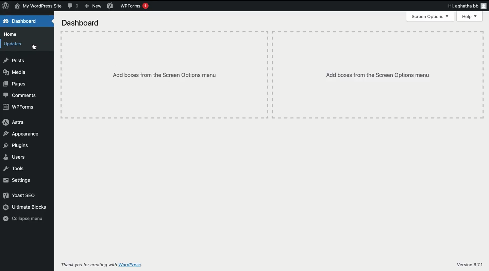 The image size is (489, 271). Describe the element at coordinates (12, 35) in the screenshot. I see `Home` at that location.